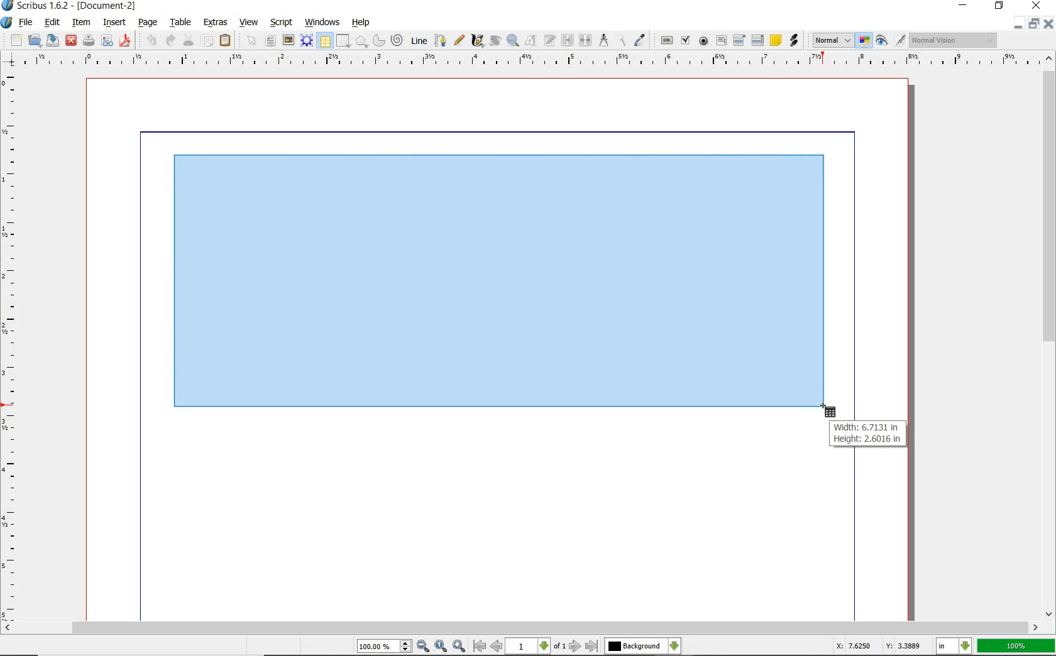  Describe the element at coordinates (879, 646) in the screenshot. I see `X: 7.6250 Y: 3.3889` at that location.